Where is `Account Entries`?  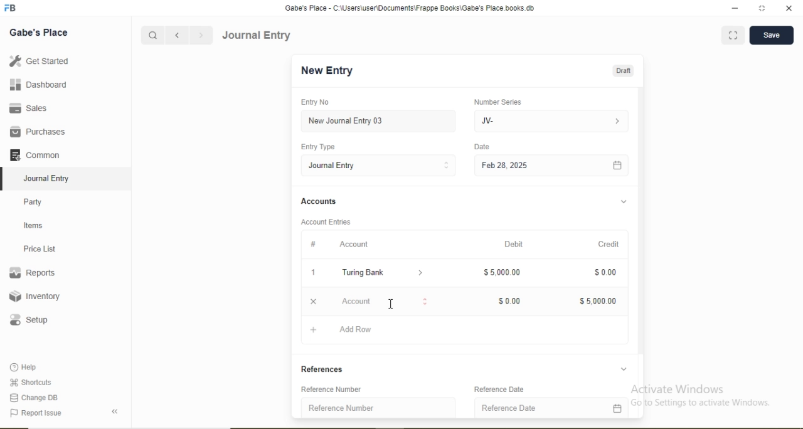 Account Entries is located at coordinates (325, 222).